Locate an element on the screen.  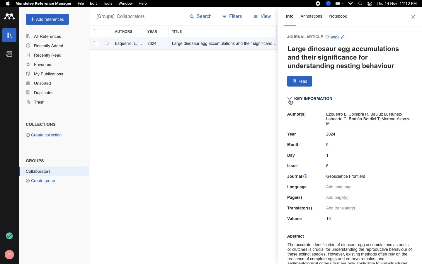
Language is located at coordinates (301, 187).